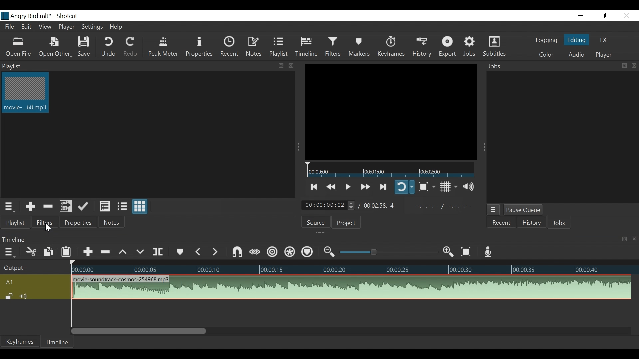  Describe the element at coordinates (139, 206) in the screenshot. I see `View as icons` at that location.